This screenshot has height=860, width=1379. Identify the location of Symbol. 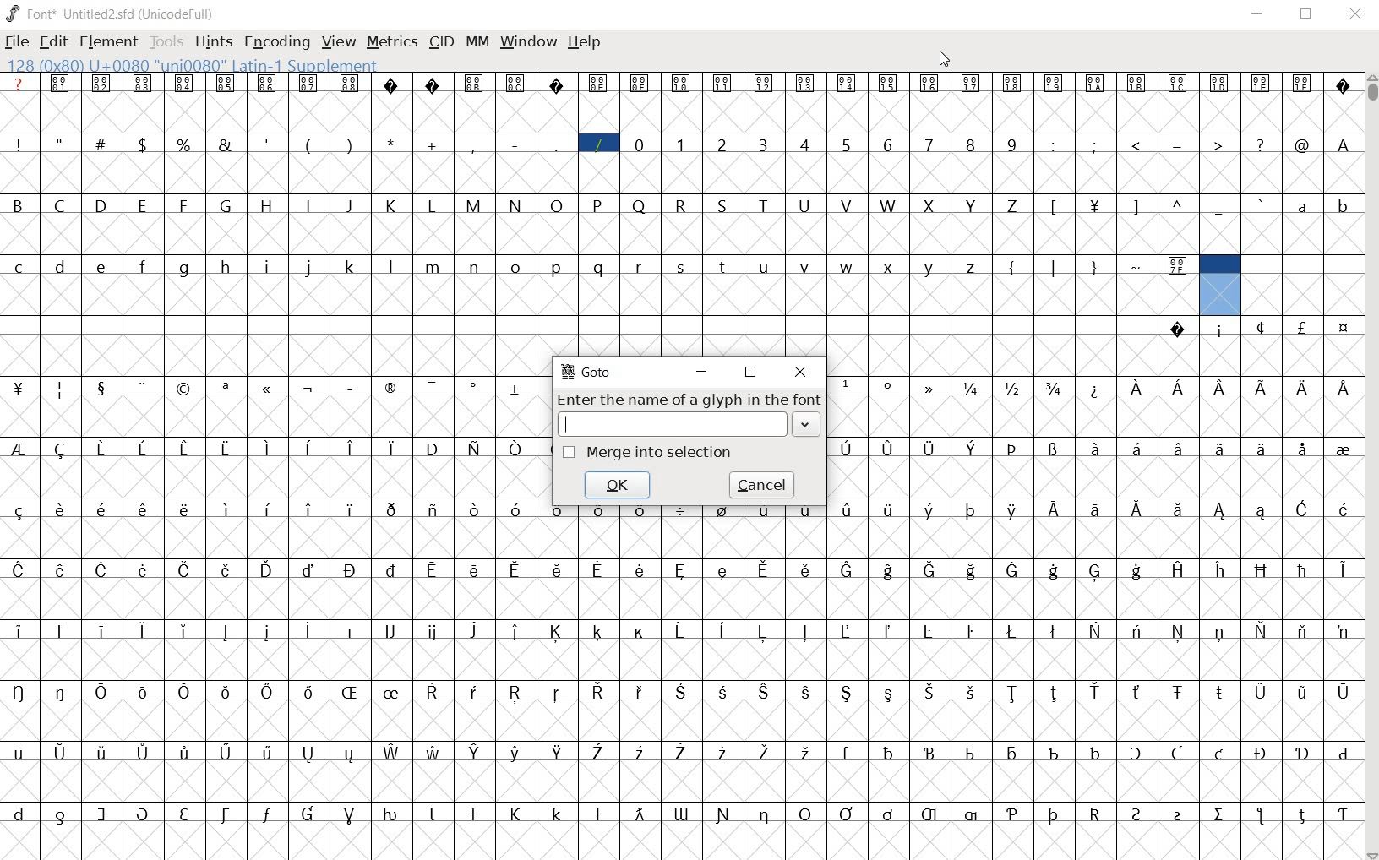
(1138, 813).